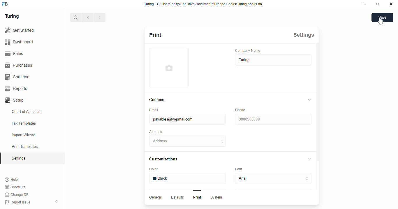 The image size is (398, 209). What do you see at coordinates (57, 201) in the screenshot?
I see `collapse` at bounding box center [57, 201].